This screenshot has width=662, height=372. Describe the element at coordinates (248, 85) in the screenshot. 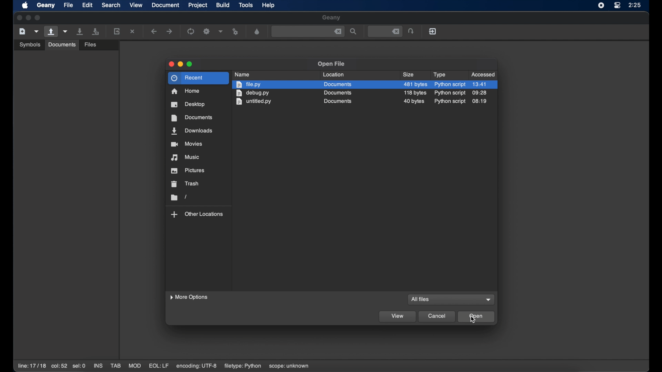

I see `file.py` at that location.